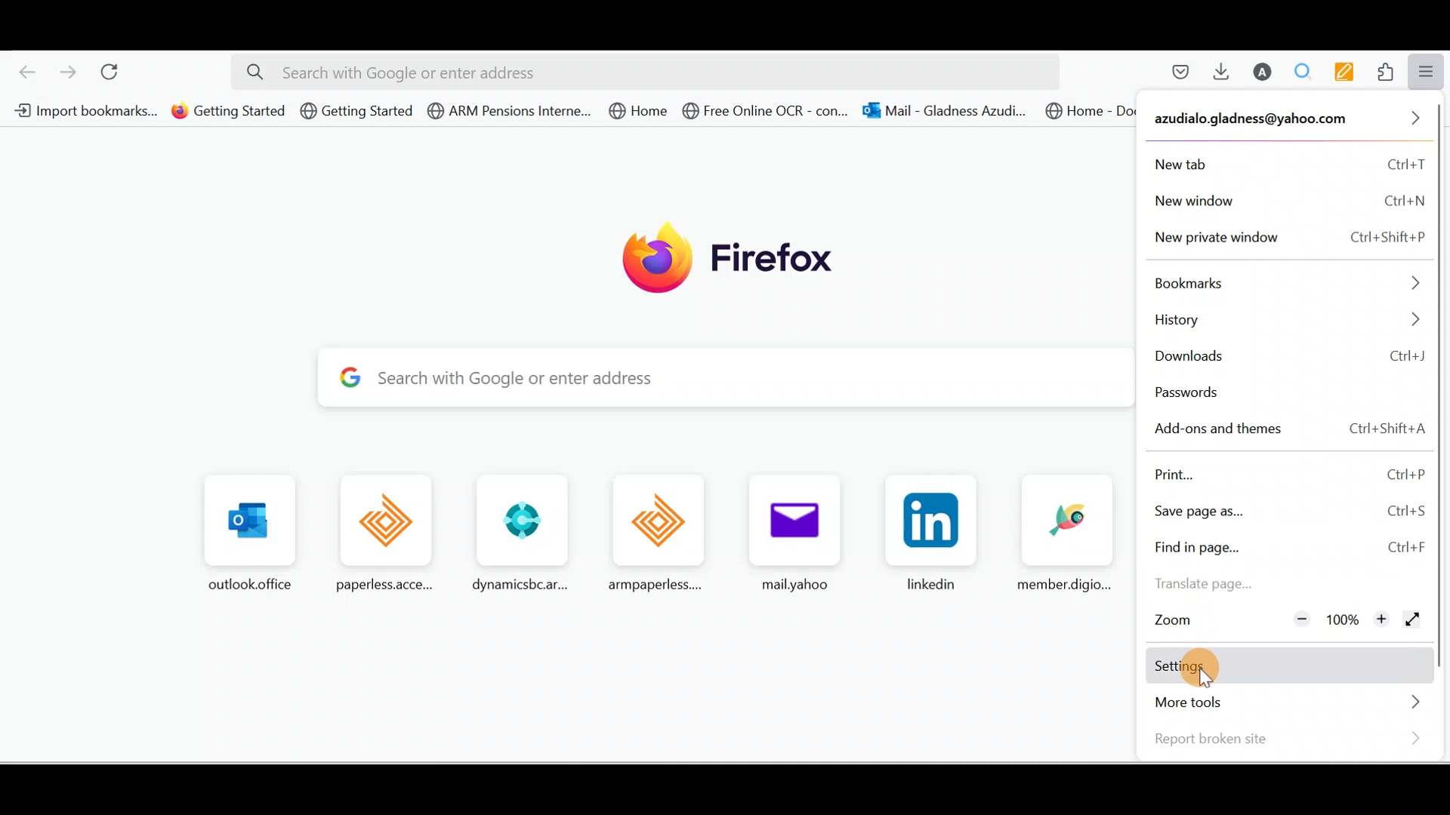  I want to click on Translate page, so click(1294, 585).